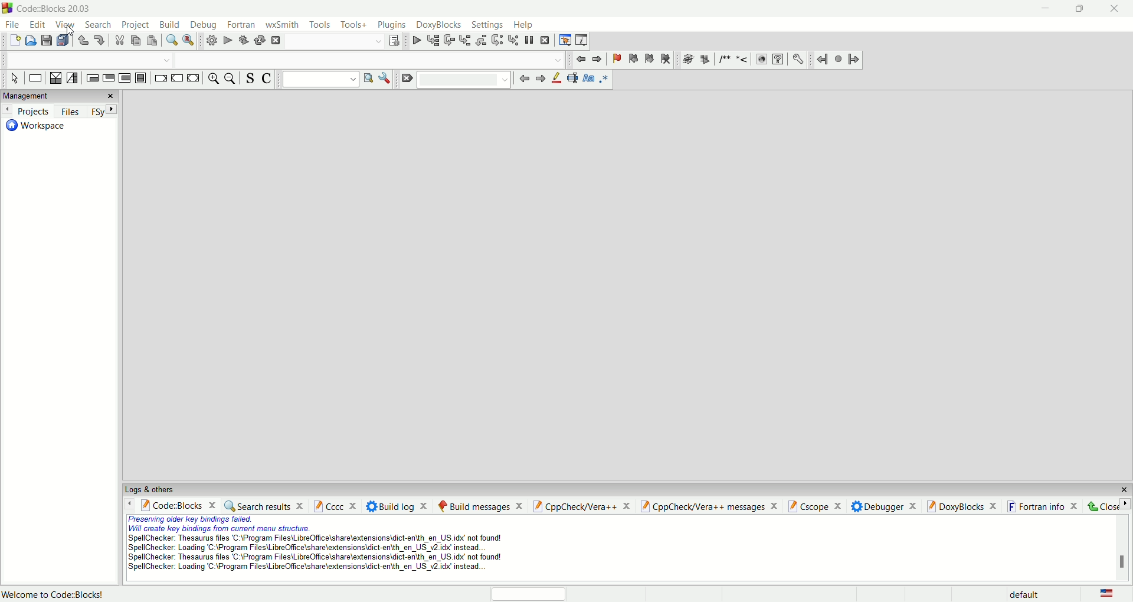  What do you see at coordinates (159, 78) in the screenshot?
I see `break` at bounding box center [159, 78].